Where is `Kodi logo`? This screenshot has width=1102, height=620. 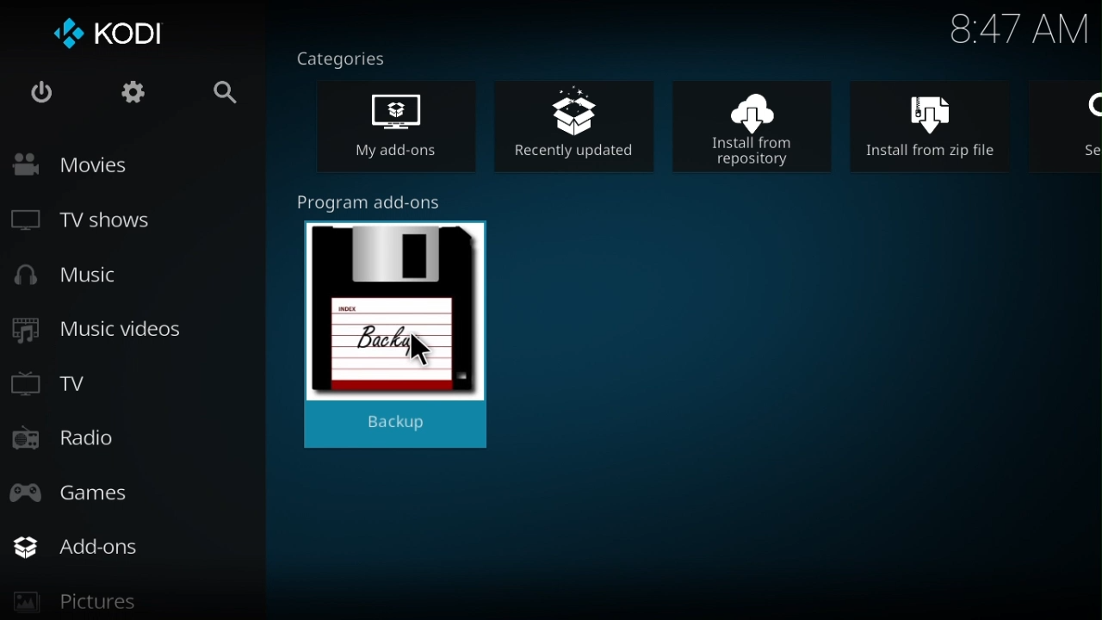
Kodi logo is located at coordinates (111, 36).